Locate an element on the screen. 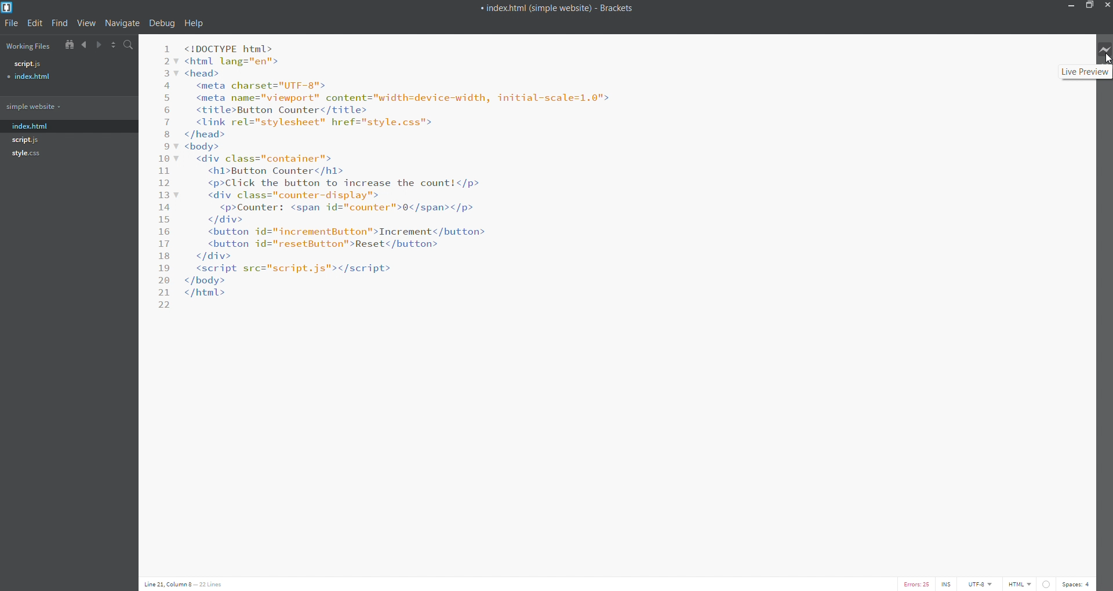 Image resolution: width=1113 pixels, height=591 pixels. cursor is located at coordinates (1106, 59).